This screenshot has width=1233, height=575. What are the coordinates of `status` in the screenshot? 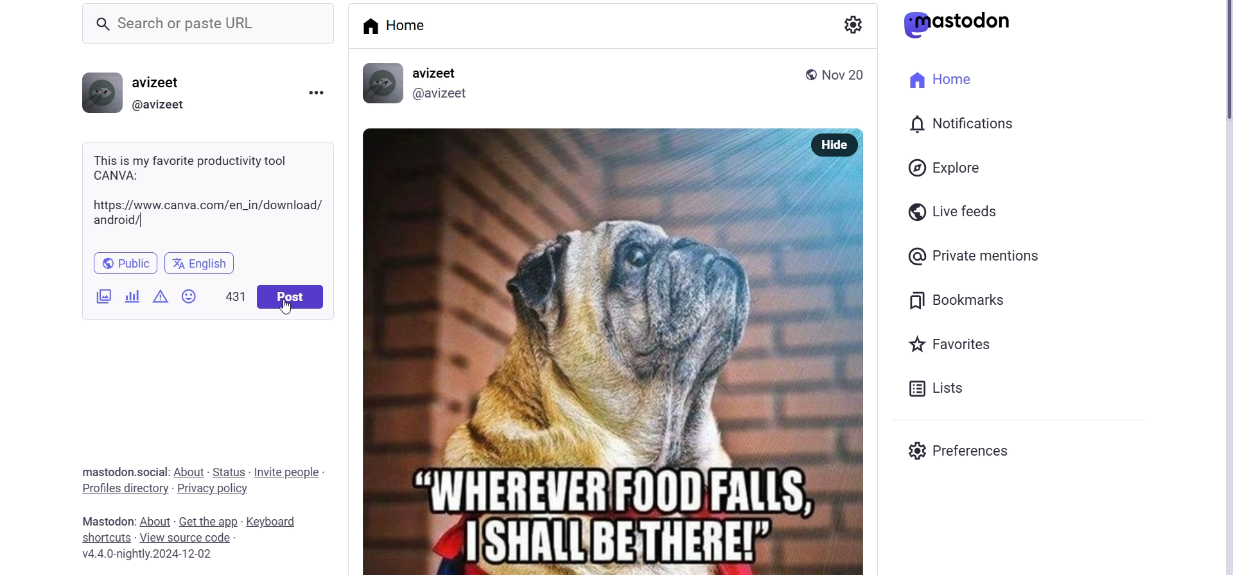 It's located at (230, 469).